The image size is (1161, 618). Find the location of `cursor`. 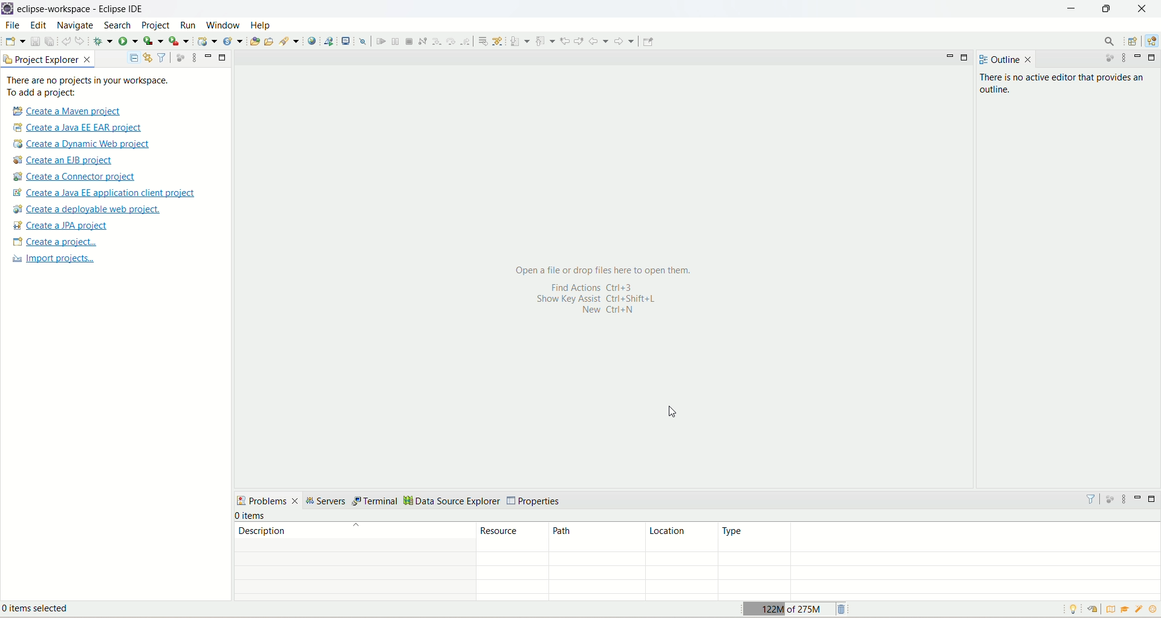

cursor is located at coordinates (671, 411).